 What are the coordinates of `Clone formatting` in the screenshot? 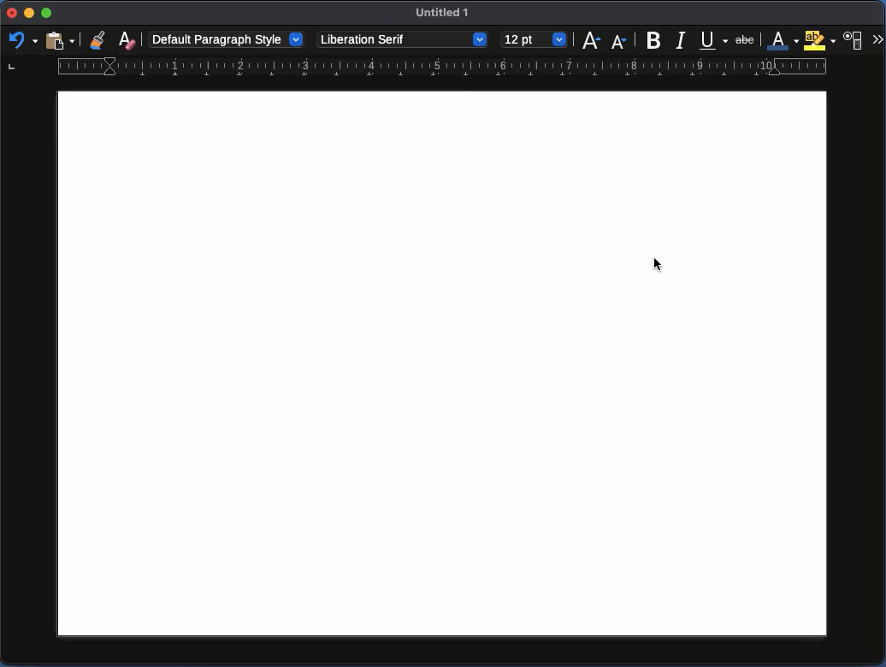 It's located at (100, 40).